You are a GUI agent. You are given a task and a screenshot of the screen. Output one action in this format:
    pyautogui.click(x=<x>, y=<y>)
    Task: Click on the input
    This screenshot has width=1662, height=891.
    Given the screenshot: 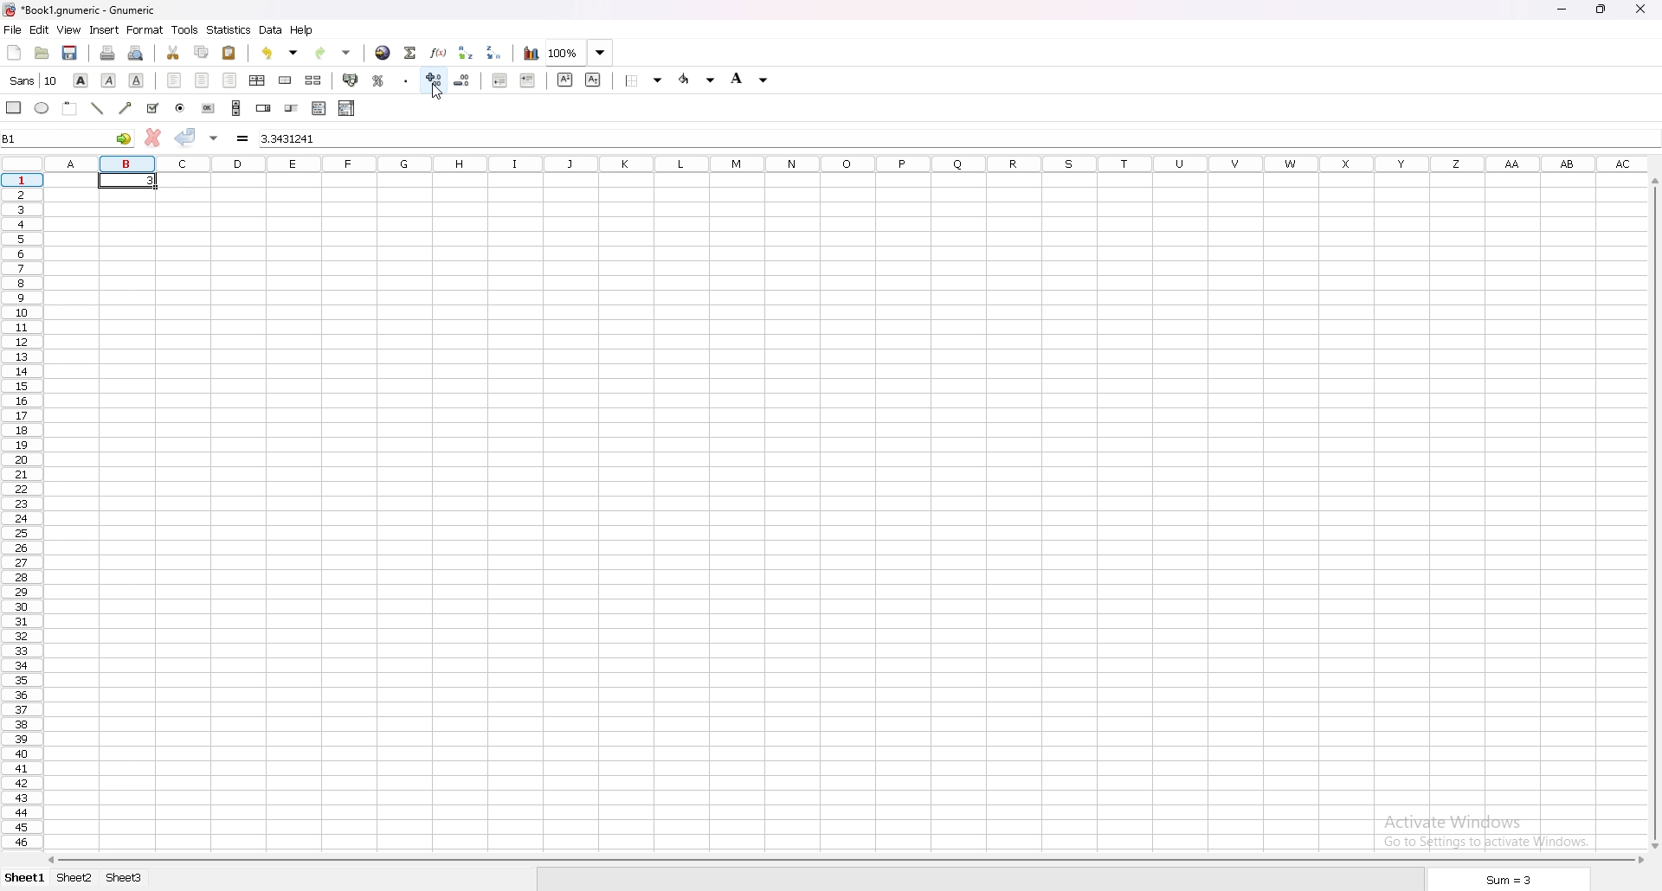 What is the action you would take?
    pyautogui.click(x=293, y=138)
    